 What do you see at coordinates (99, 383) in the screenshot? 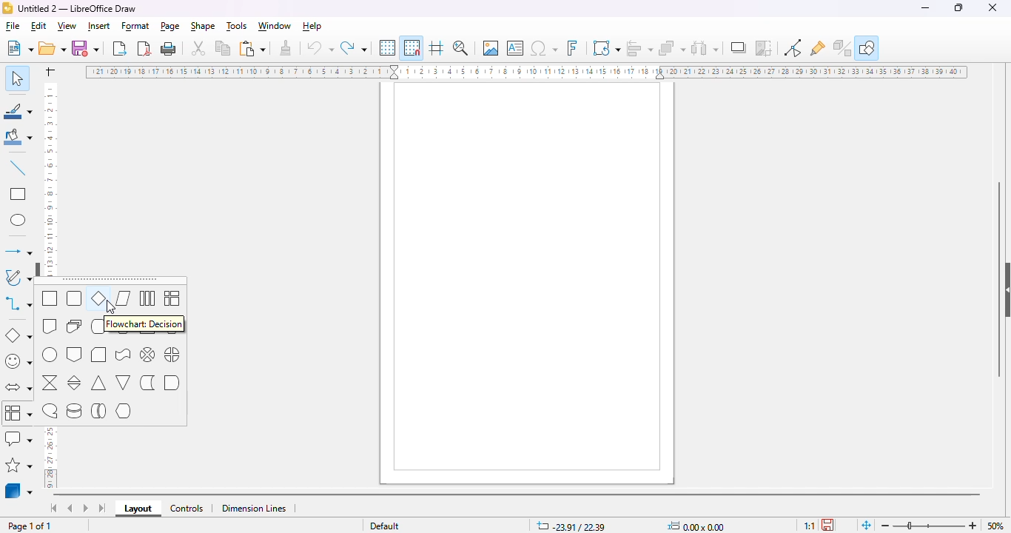
I see `flowchart: extract` at bounding box center [99, 383].